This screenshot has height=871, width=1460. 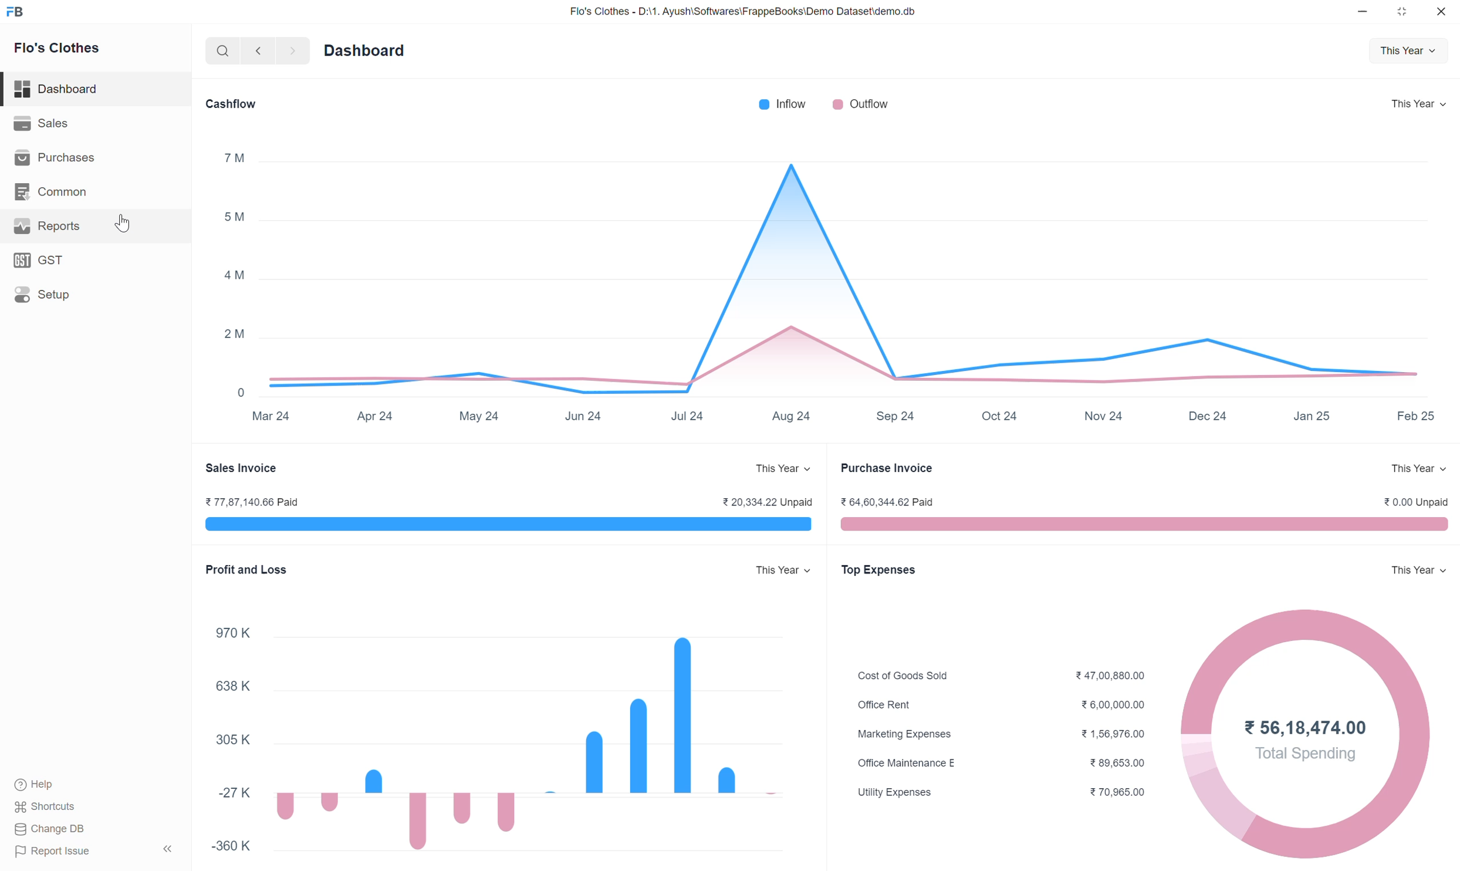 I want to click on jul 24, so click(x=684, y=415).